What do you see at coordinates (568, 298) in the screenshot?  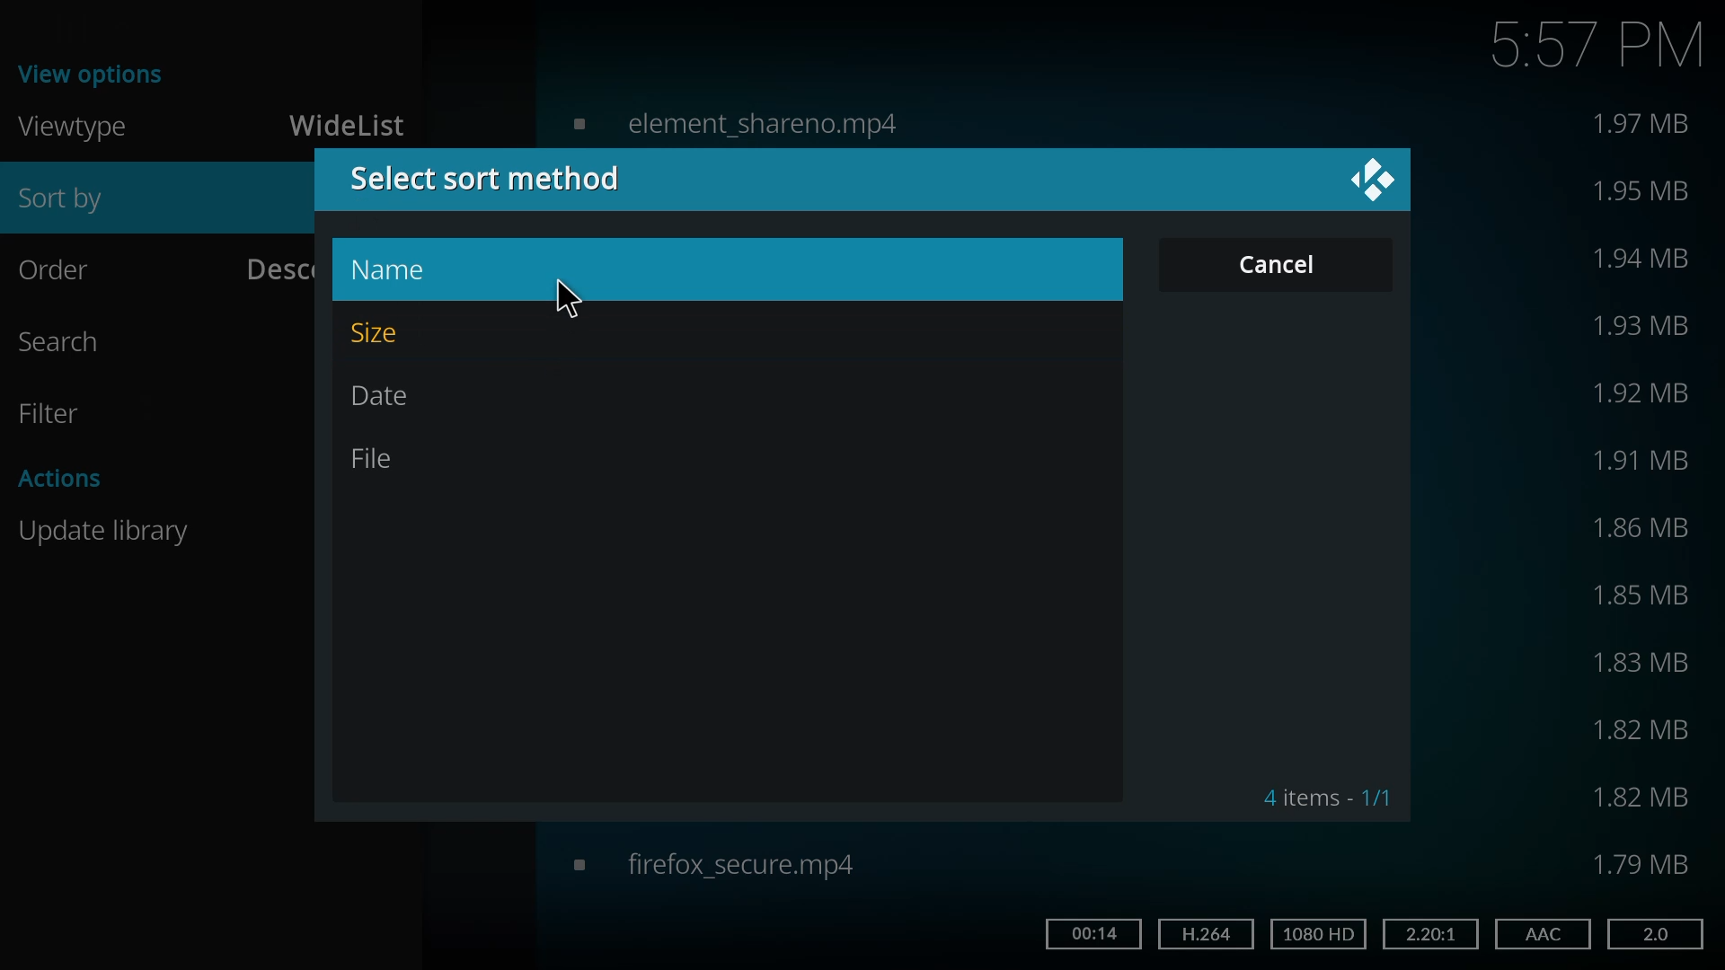 I see `cursor` at bounding box center [568, 298].